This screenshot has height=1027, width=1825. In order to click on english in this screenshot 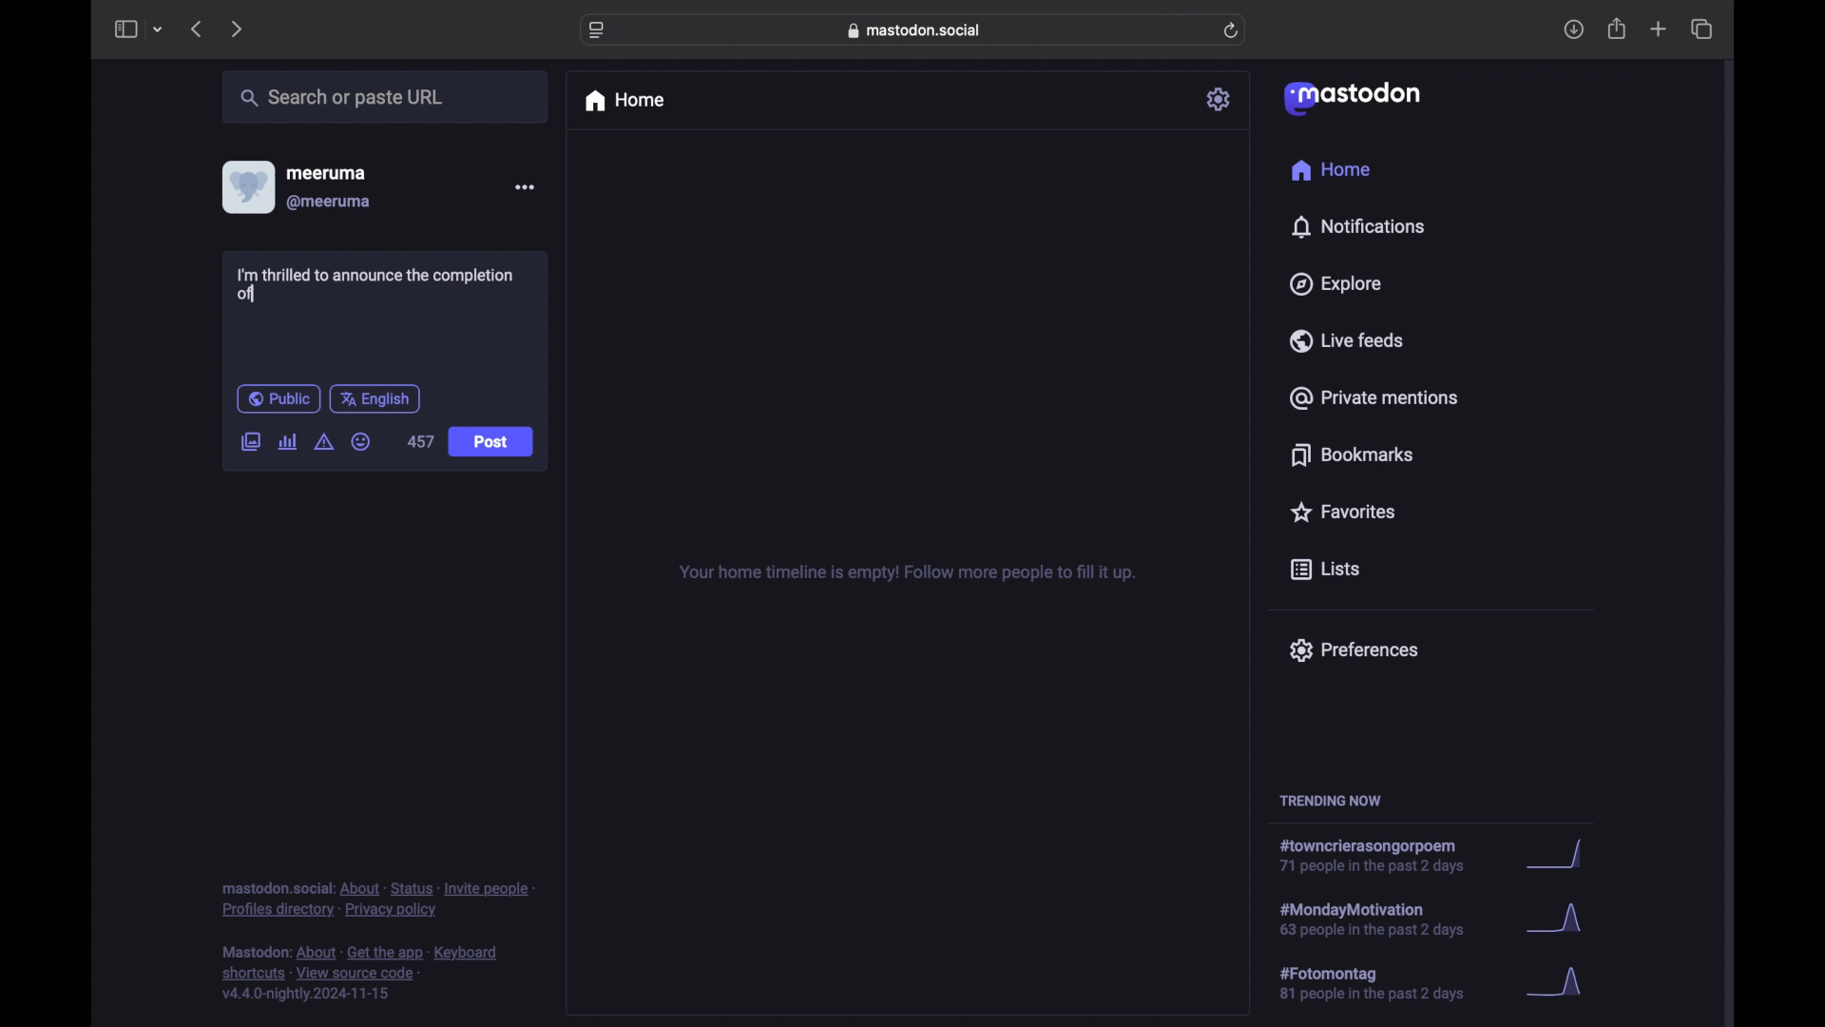, I will do `click(375, 400)`.